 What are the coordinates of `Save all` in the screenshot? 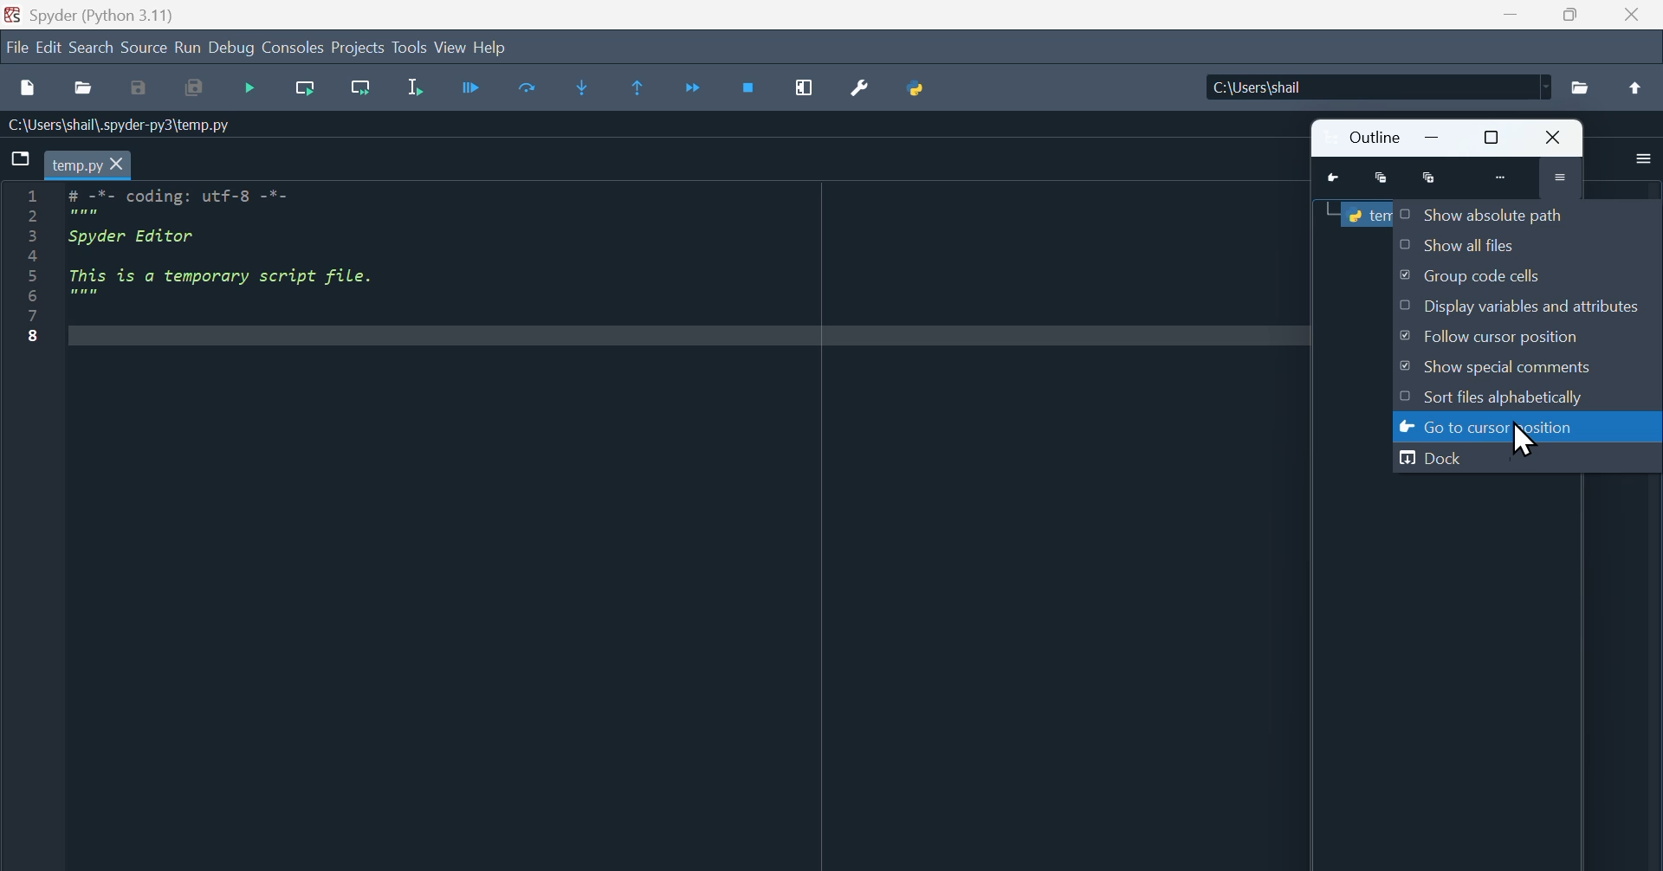 It's located at (193, 87).